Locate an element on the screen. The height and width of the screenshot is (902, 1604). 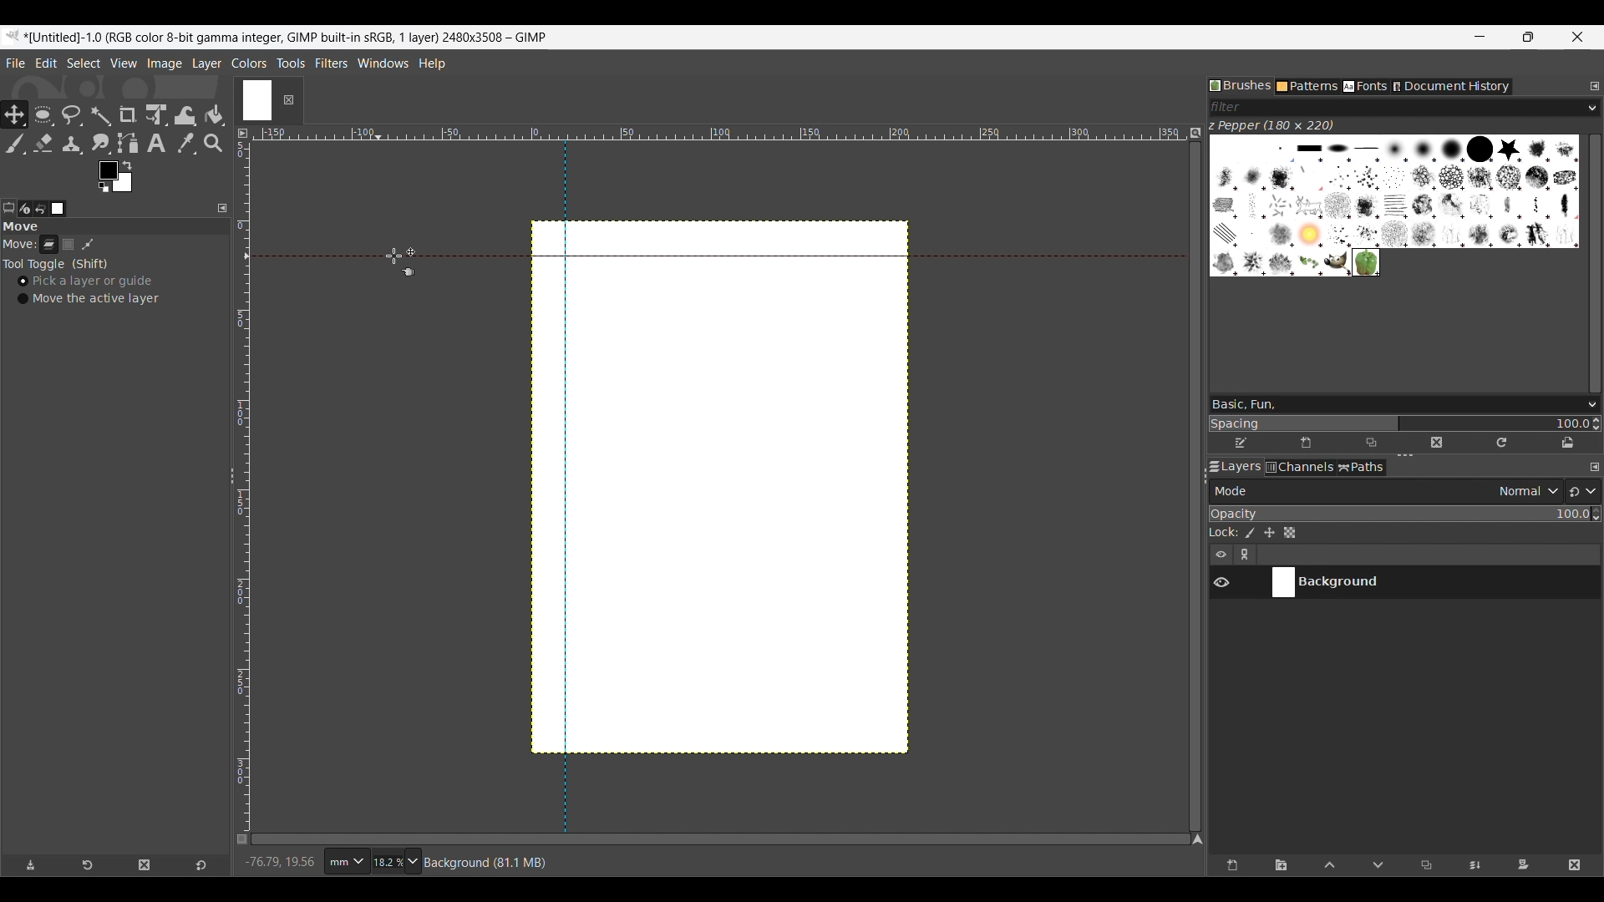
Current zoom factor is located at coordinates (387, 863).